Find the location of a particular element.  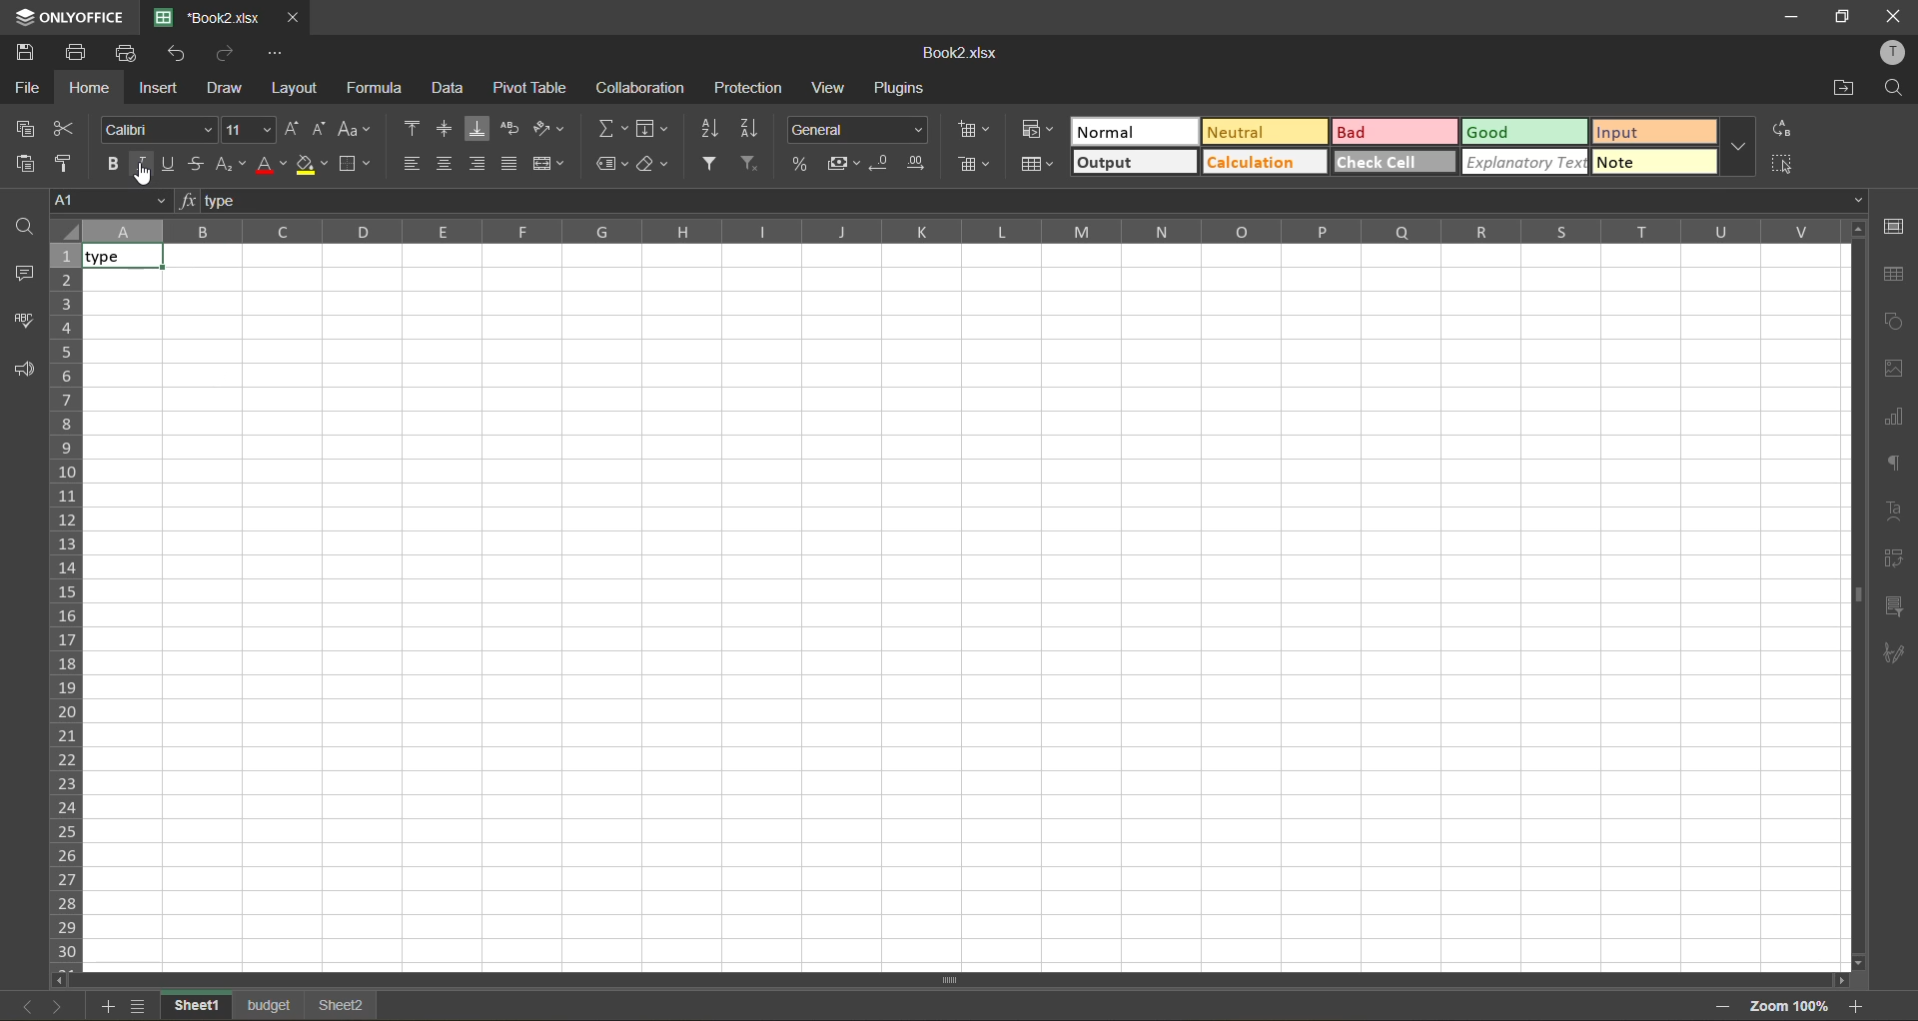

feedback is located at coordinates (23, 372).